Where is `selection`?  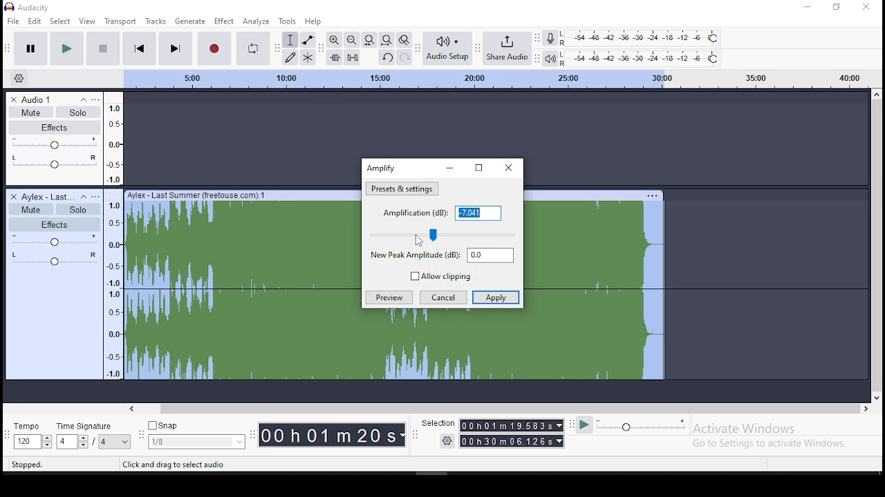 selection is located at coordinates (438, 424).